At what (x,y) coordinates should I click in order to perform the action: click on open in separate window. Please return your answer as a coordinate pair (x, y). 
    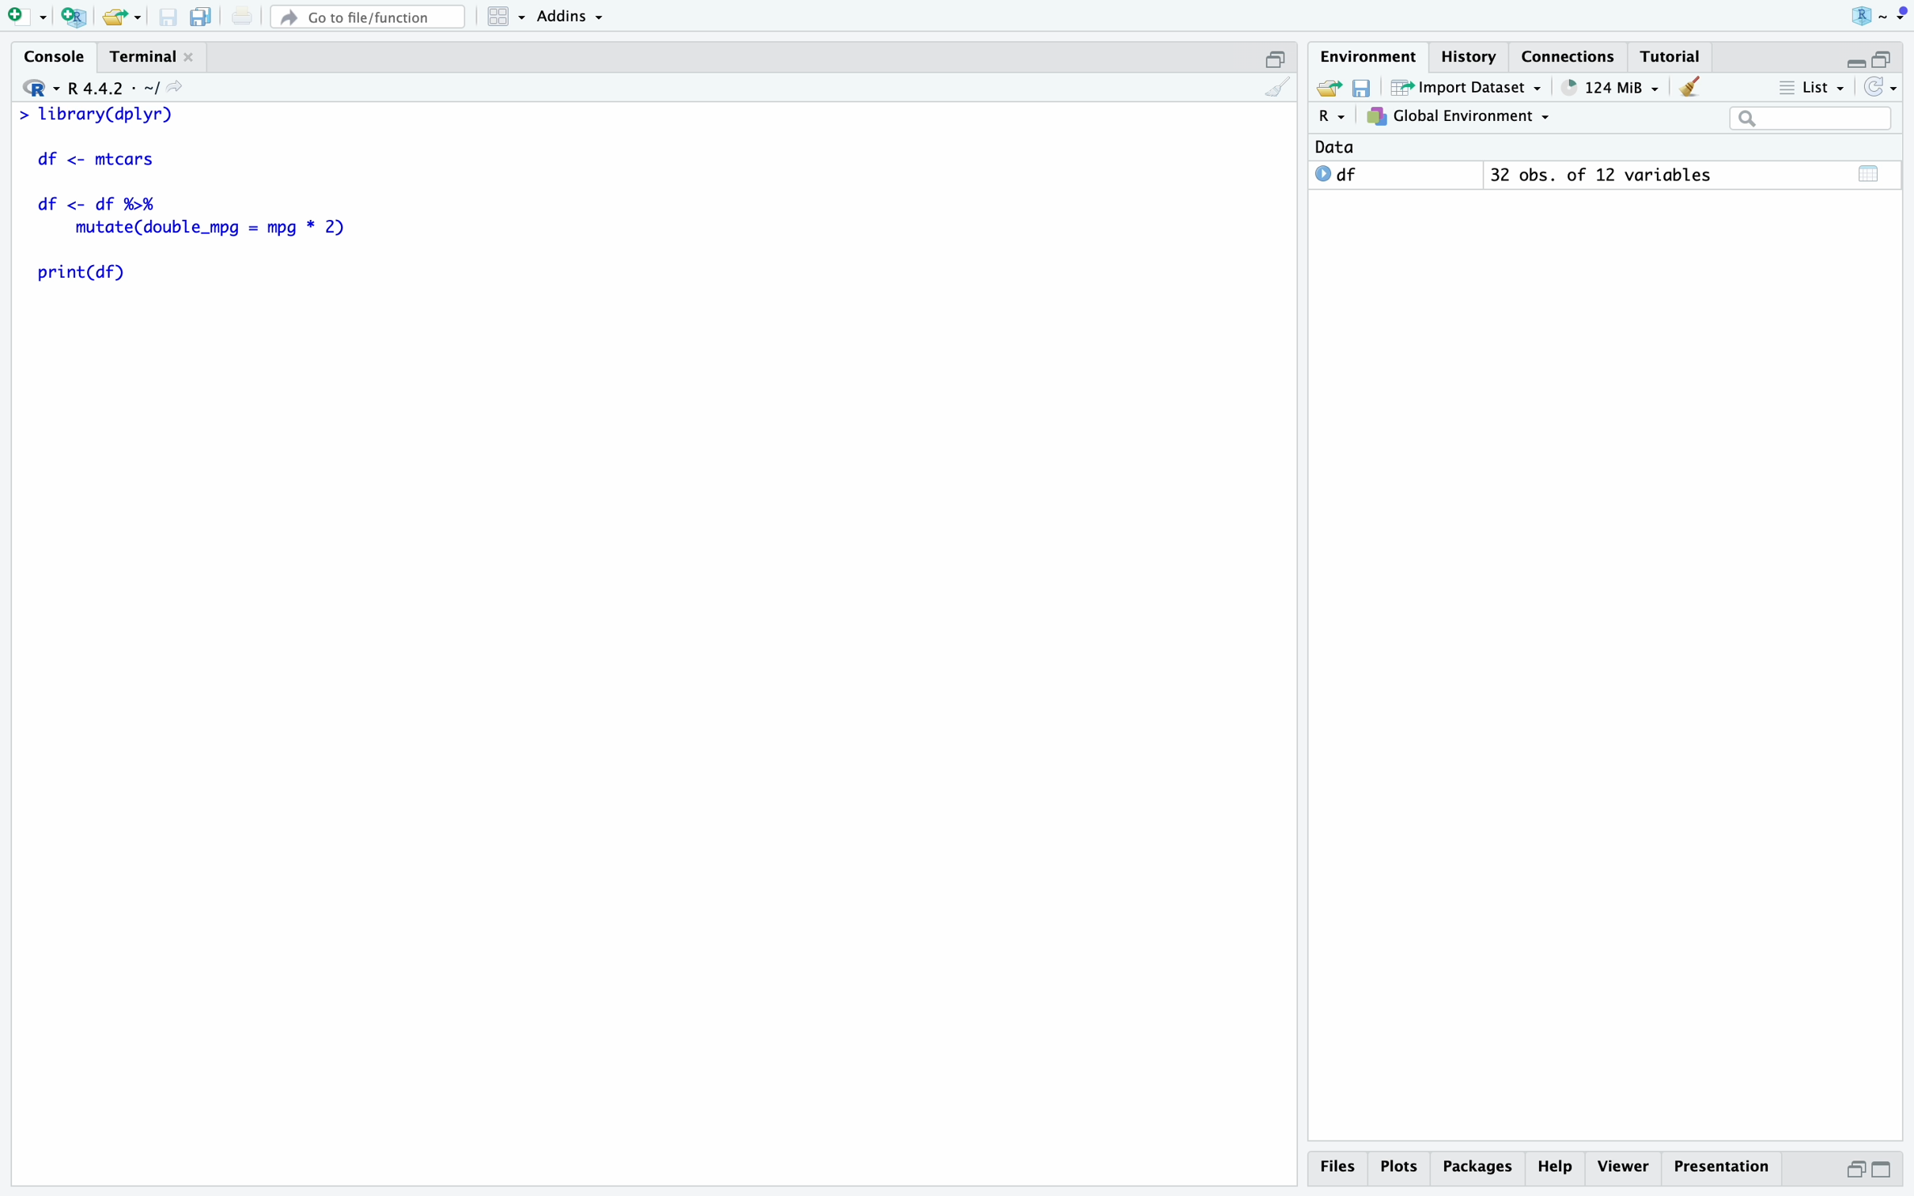
    Looking at the image, I should click on (1881, 58).